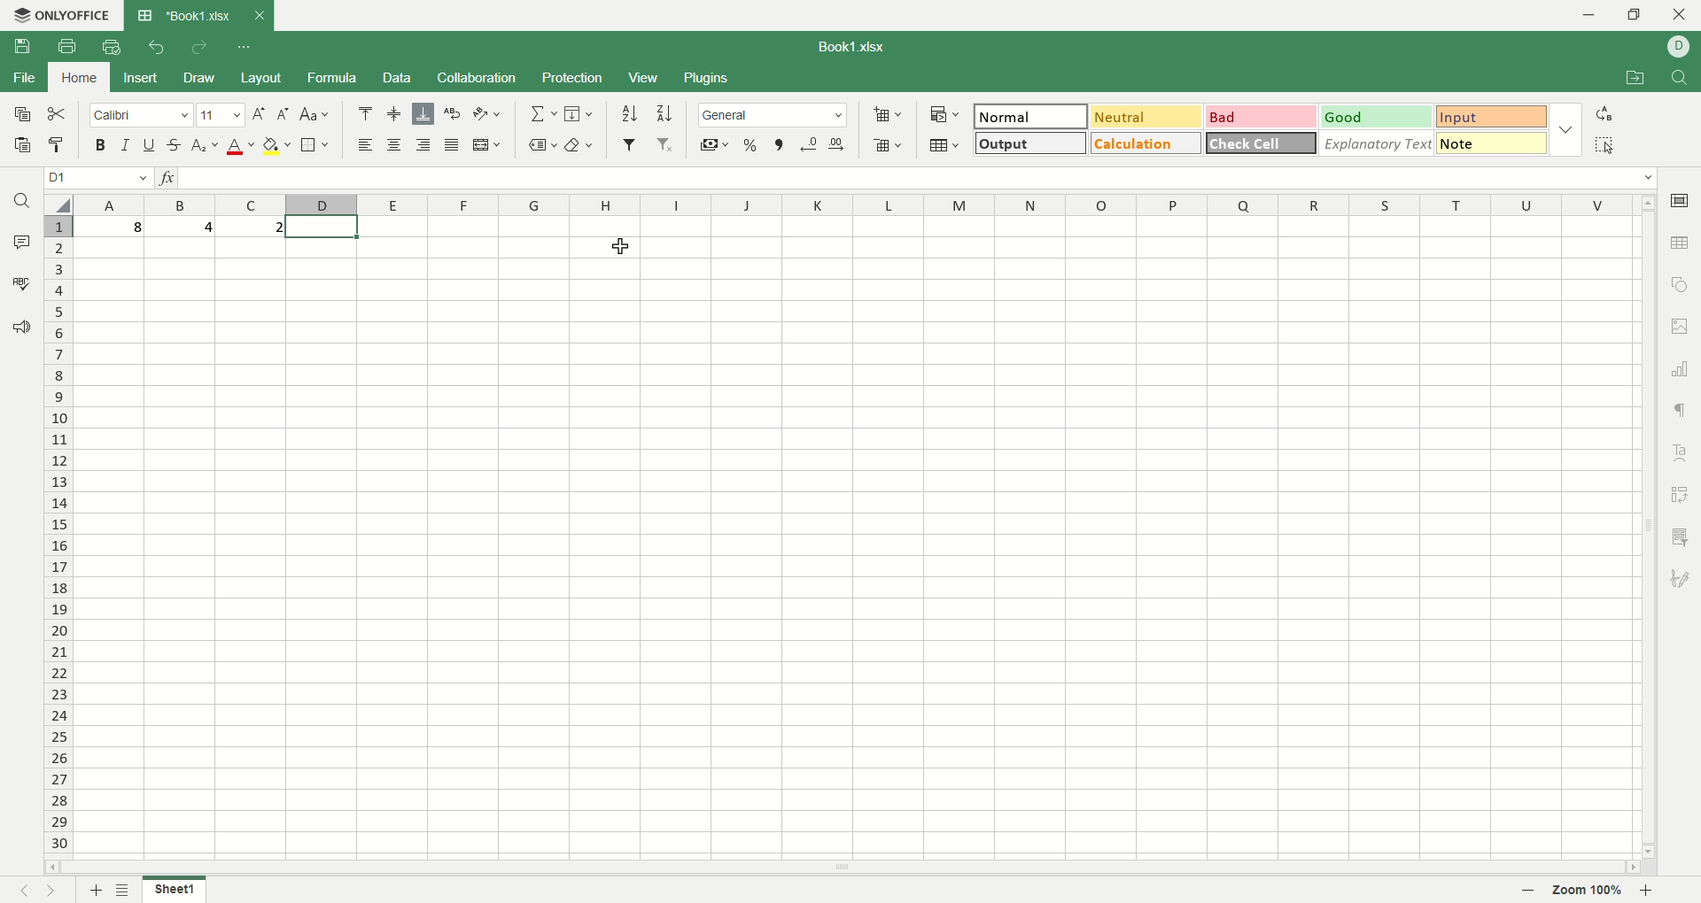 The height and width of the screenshot is (903, 1701). I want to click on font size, so click(221, 114).